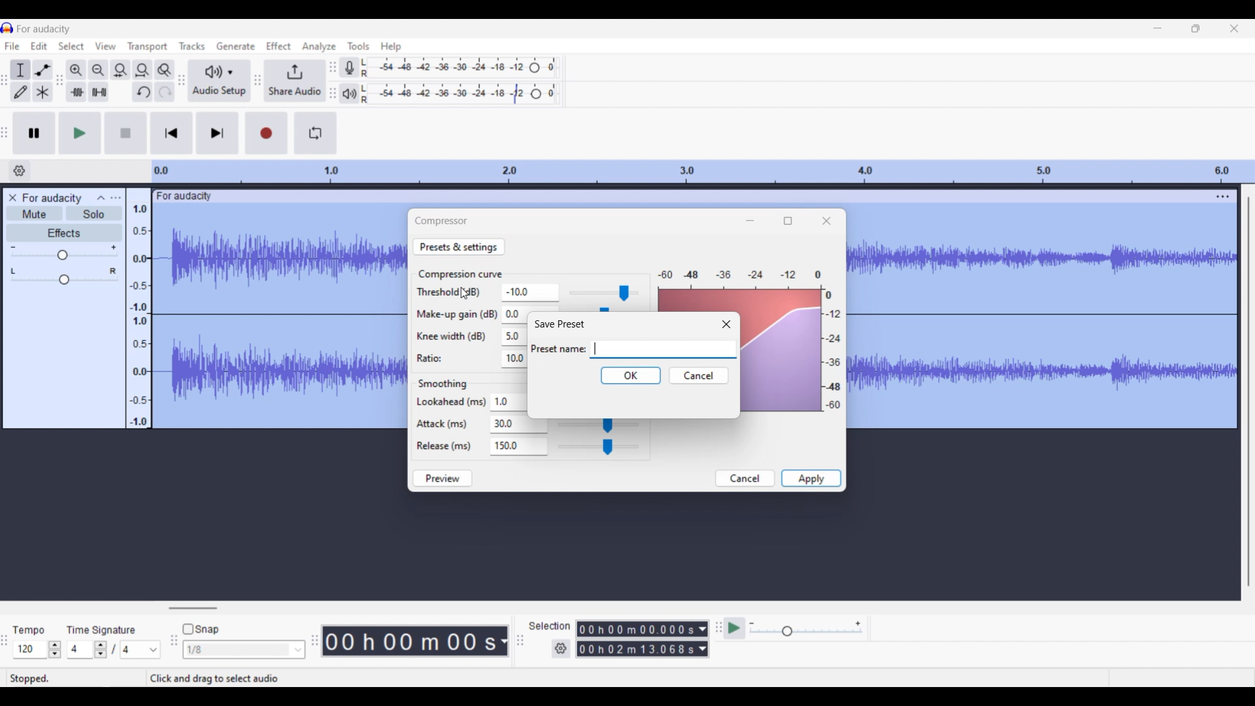 The height and width of the screenshot is (706, 1255). Describe the element at coordinates (94, 214) in the screenshot. I see `Solo` at that location.